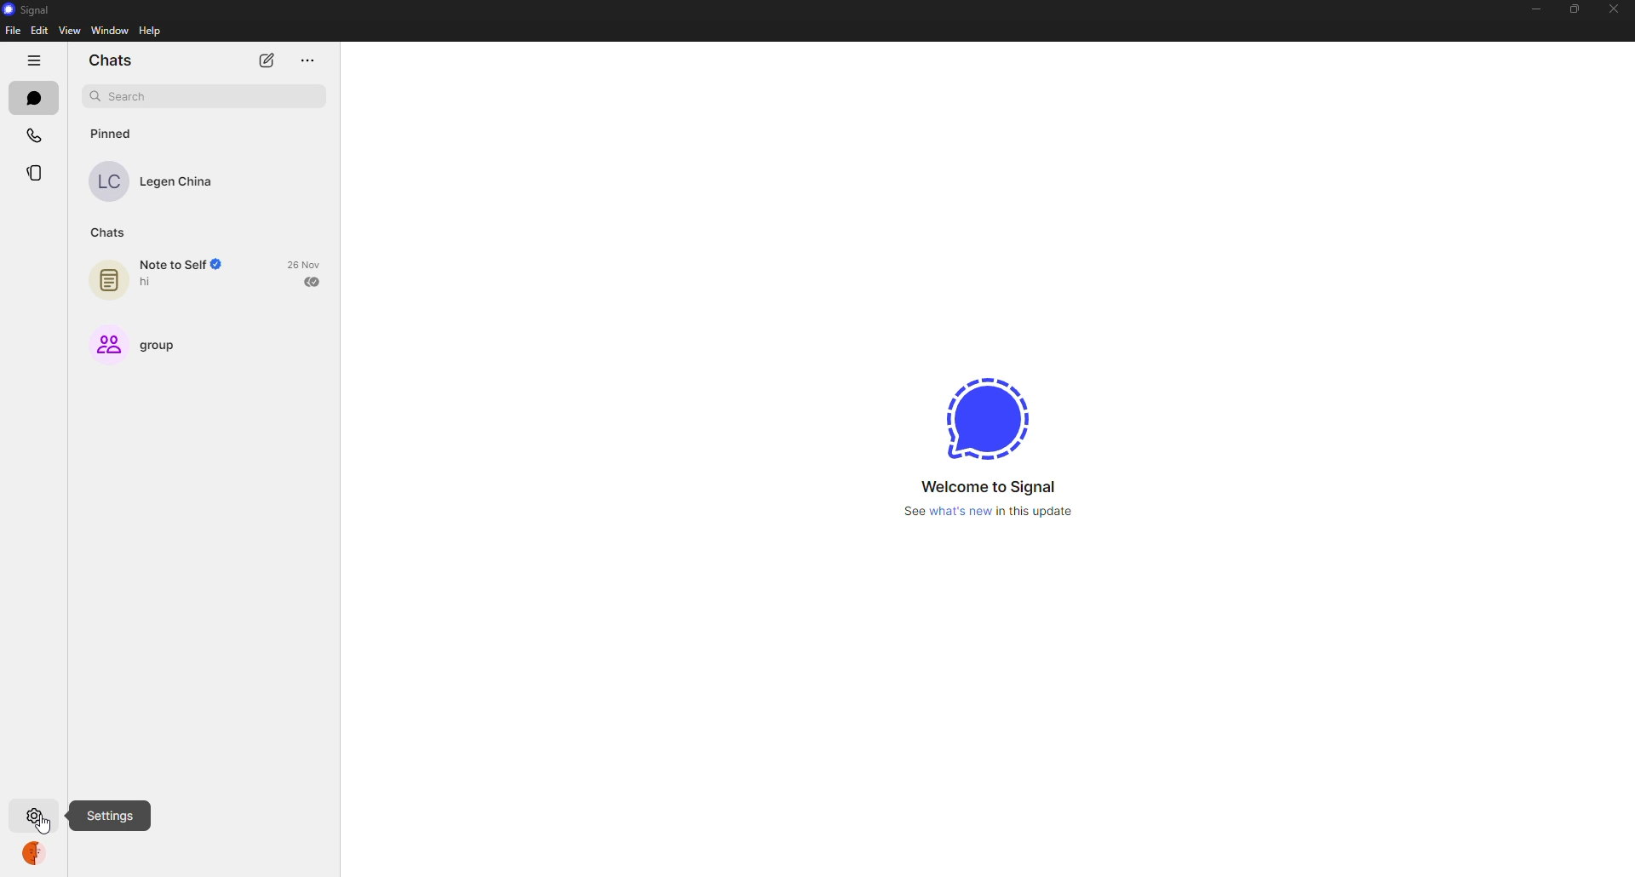  Describe the element at coordinates (37, 855) in the screenshot. I see `profile` at that location.